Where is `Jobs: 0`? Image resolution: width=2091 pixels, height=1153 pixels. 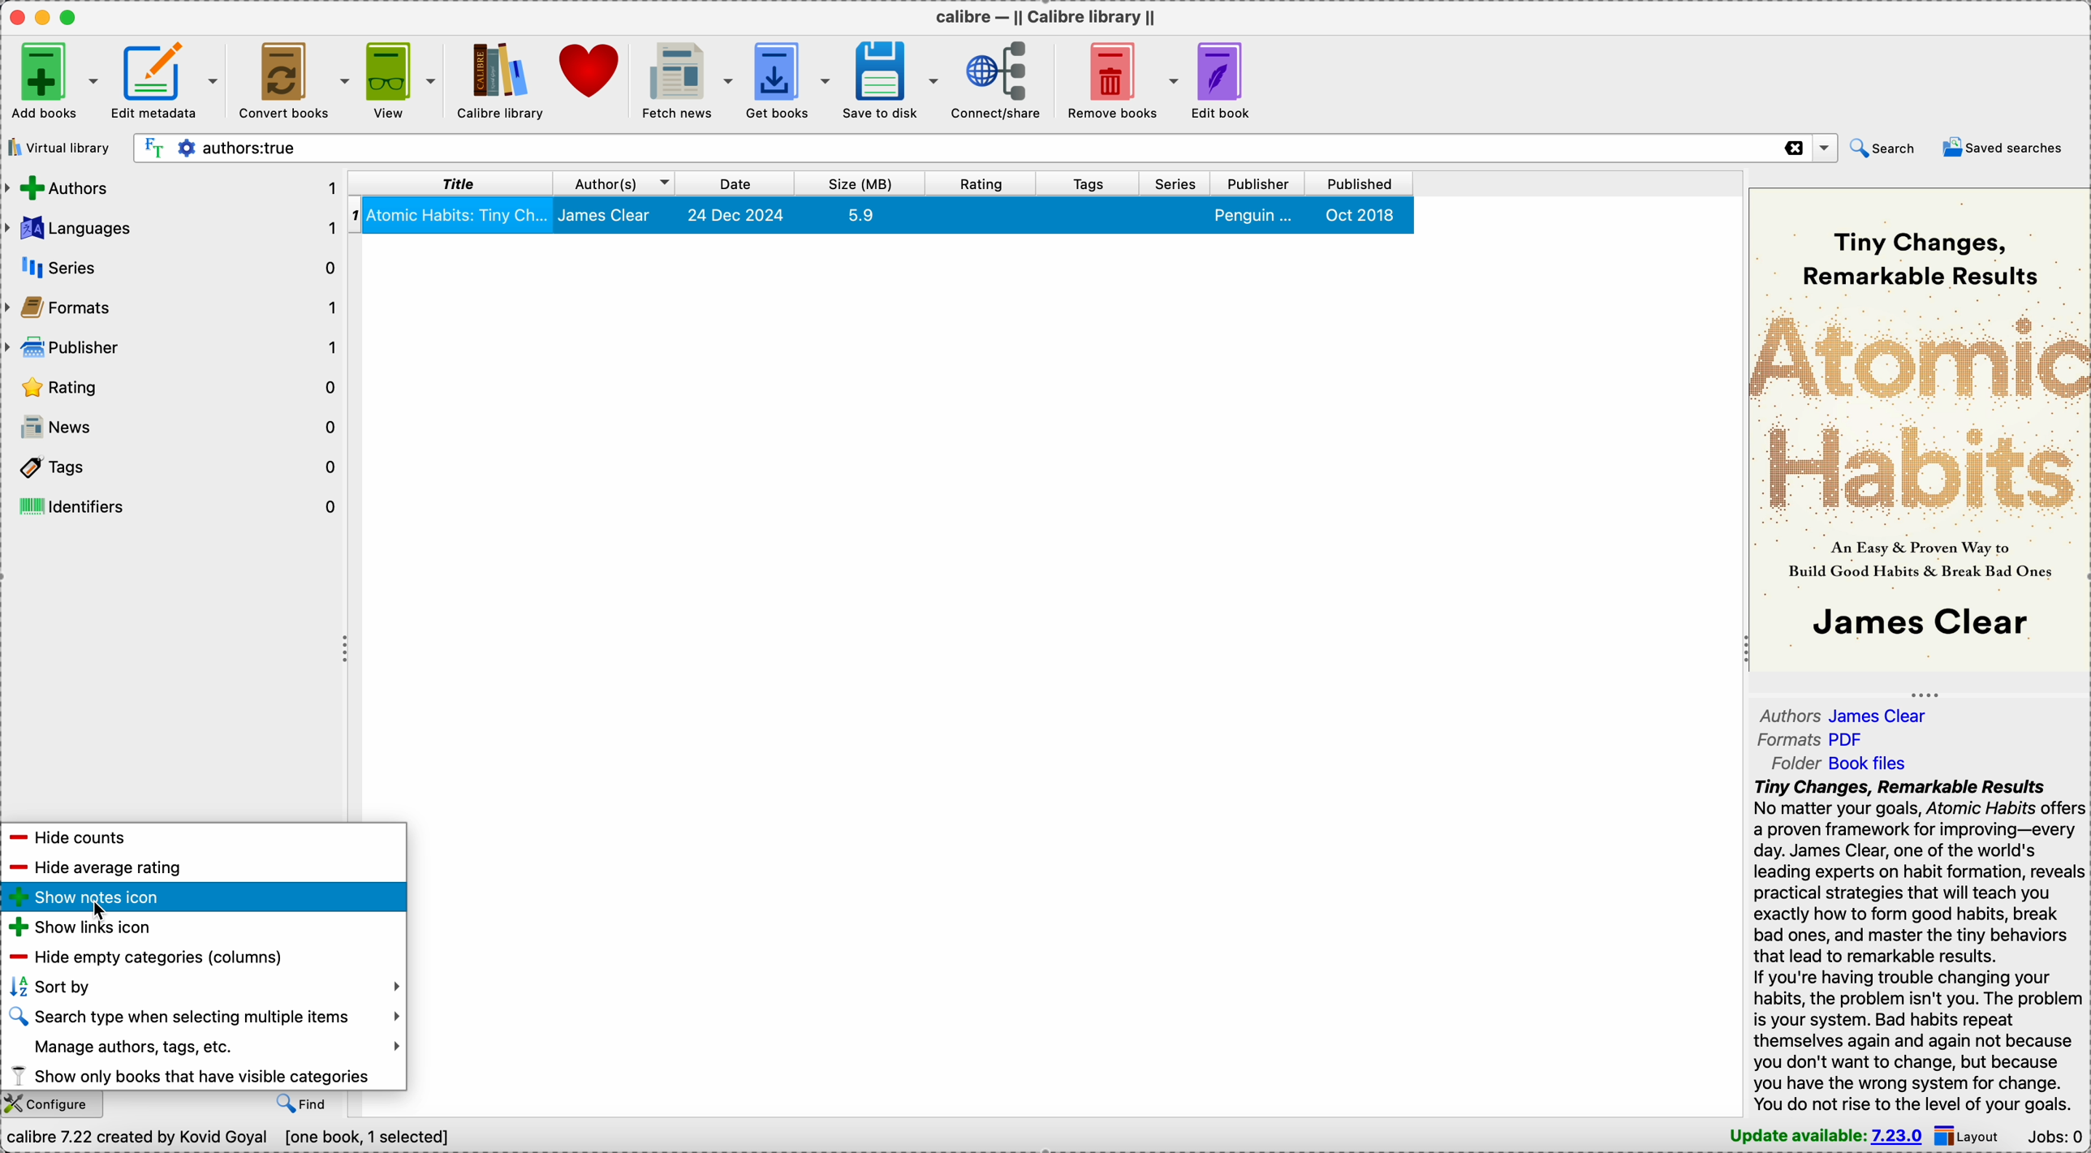
Jobs: 0 is located at coordinates (2054, 1137).